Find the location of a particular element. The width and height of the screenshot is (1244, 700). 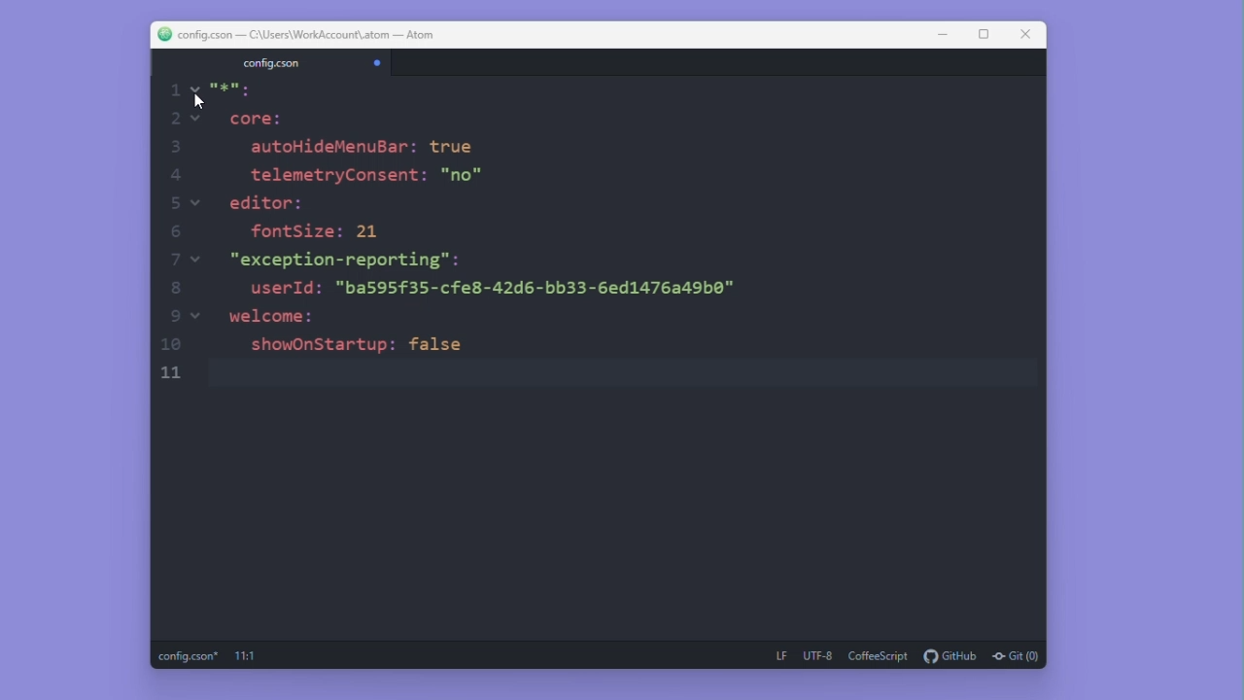

LF is located at coordinates (781, 653).